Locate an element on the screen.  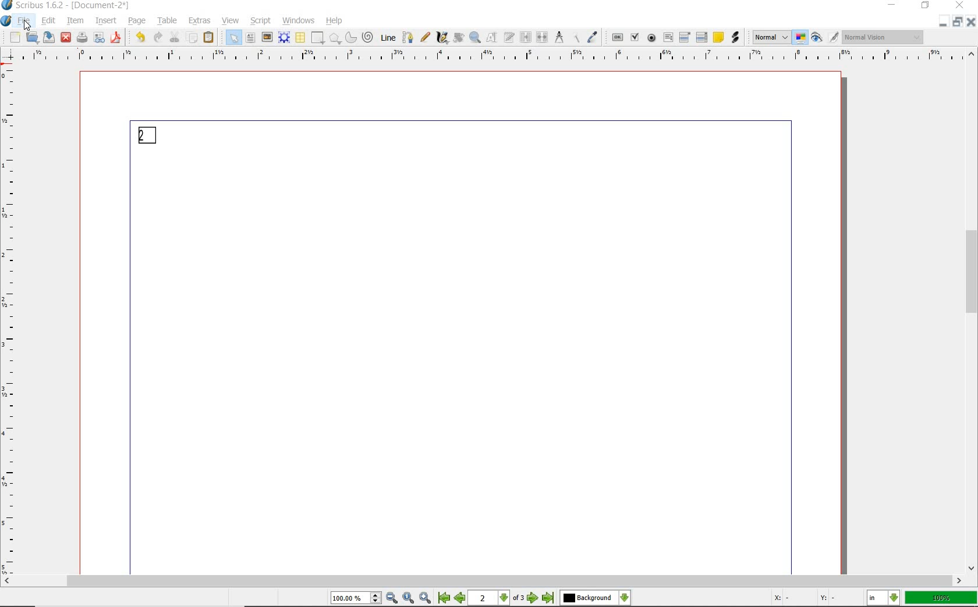
link annotation is located at coordinates (736, 38).